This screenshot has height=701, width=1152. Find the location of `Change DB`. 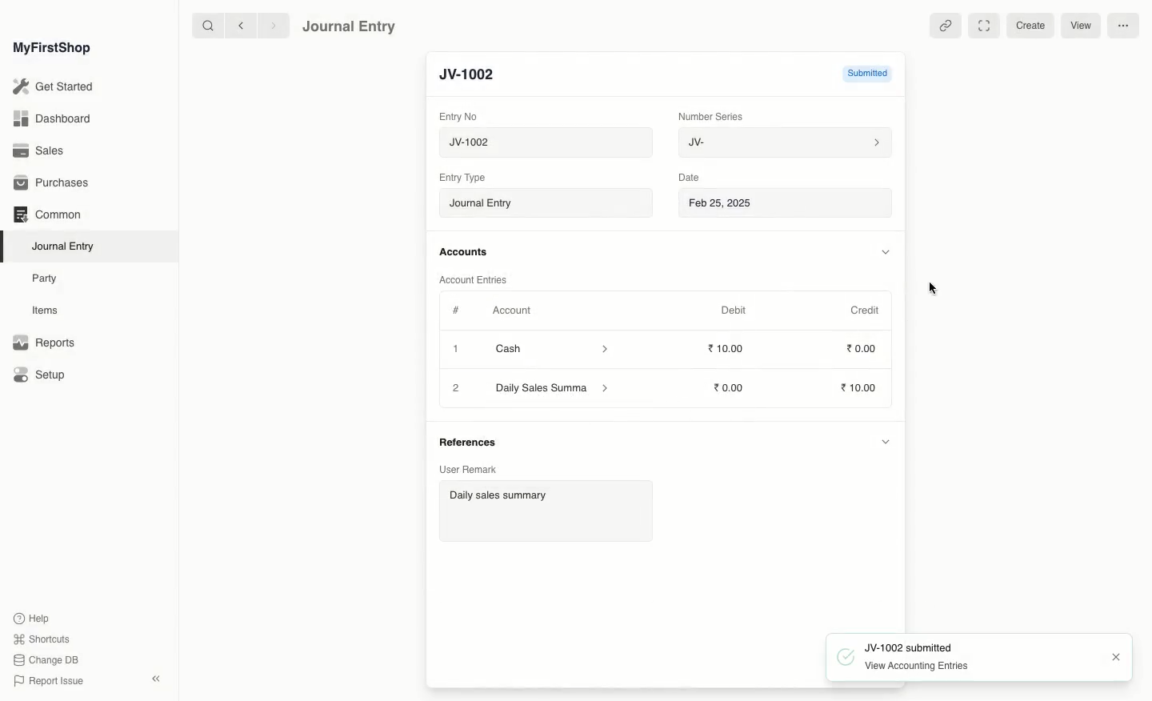

Change DB is located at coordinates (46, 661).